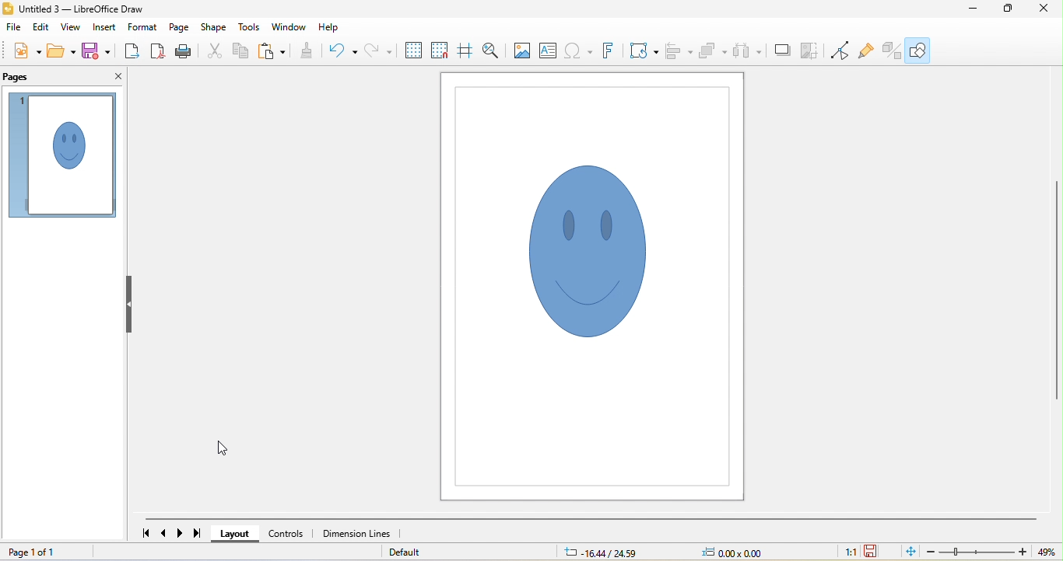 The width and height of the screenshot is (1063, 561). What do you see at coordinates (75, 9) in the screenshot?
I see `title` at bounding box center [75, 9].